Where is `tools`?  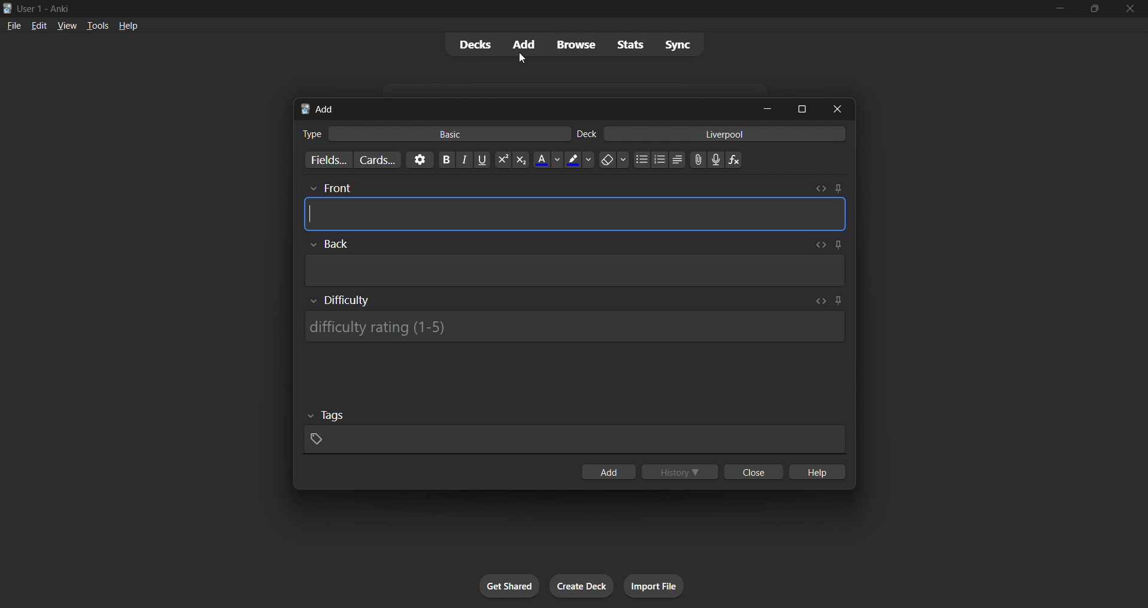
tools is located at coordinates (97, 25).